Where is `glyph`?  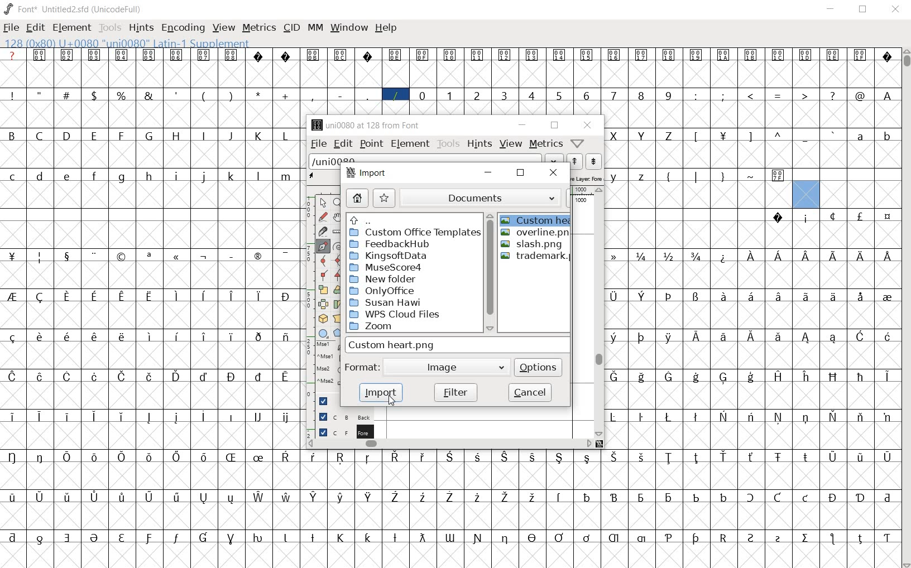 glyph is located at coordinates (450, 497).